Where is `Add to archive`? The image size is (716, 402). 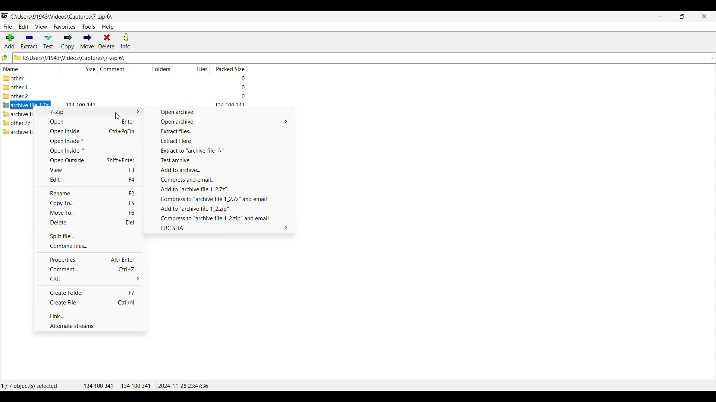
Add to archive is located at coordinates (219, 170).